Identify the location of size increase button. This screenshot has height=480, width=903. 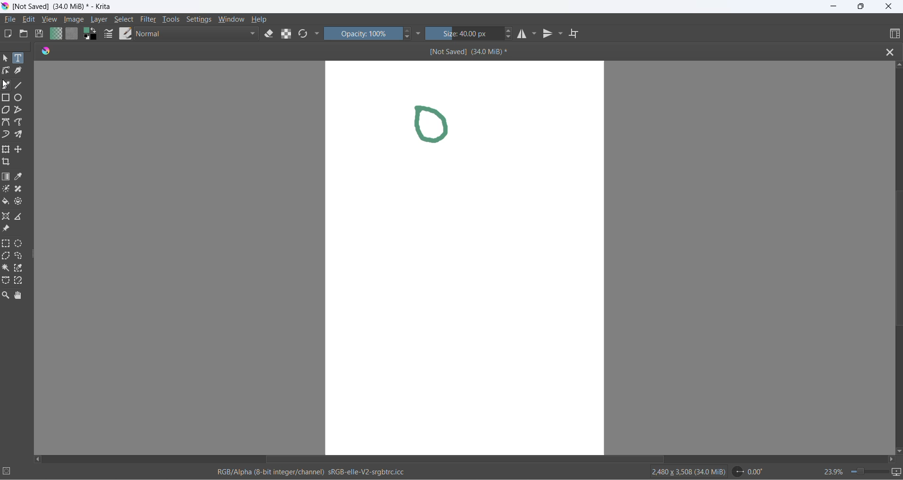
(510, 31).